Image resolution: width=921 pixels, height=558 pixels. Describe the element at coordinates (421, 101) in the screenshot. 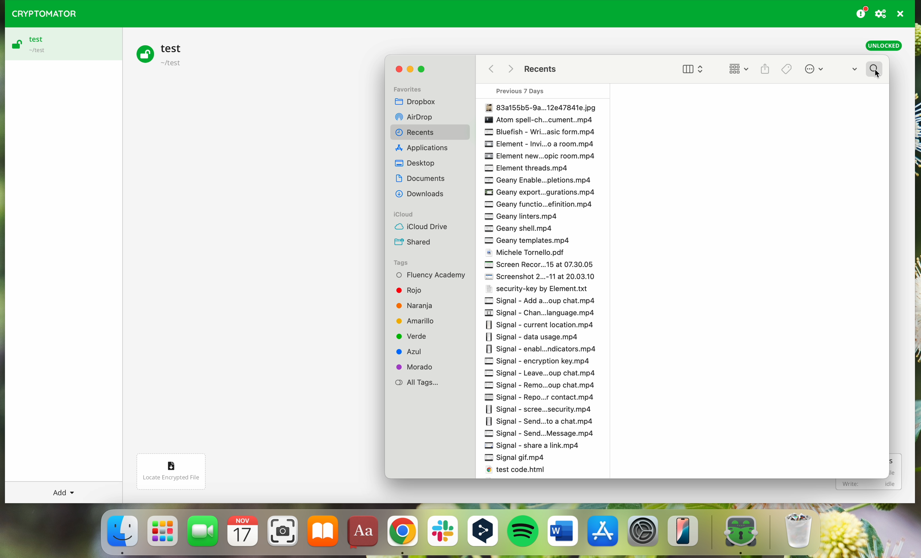

I see `Dropbox` at that location.